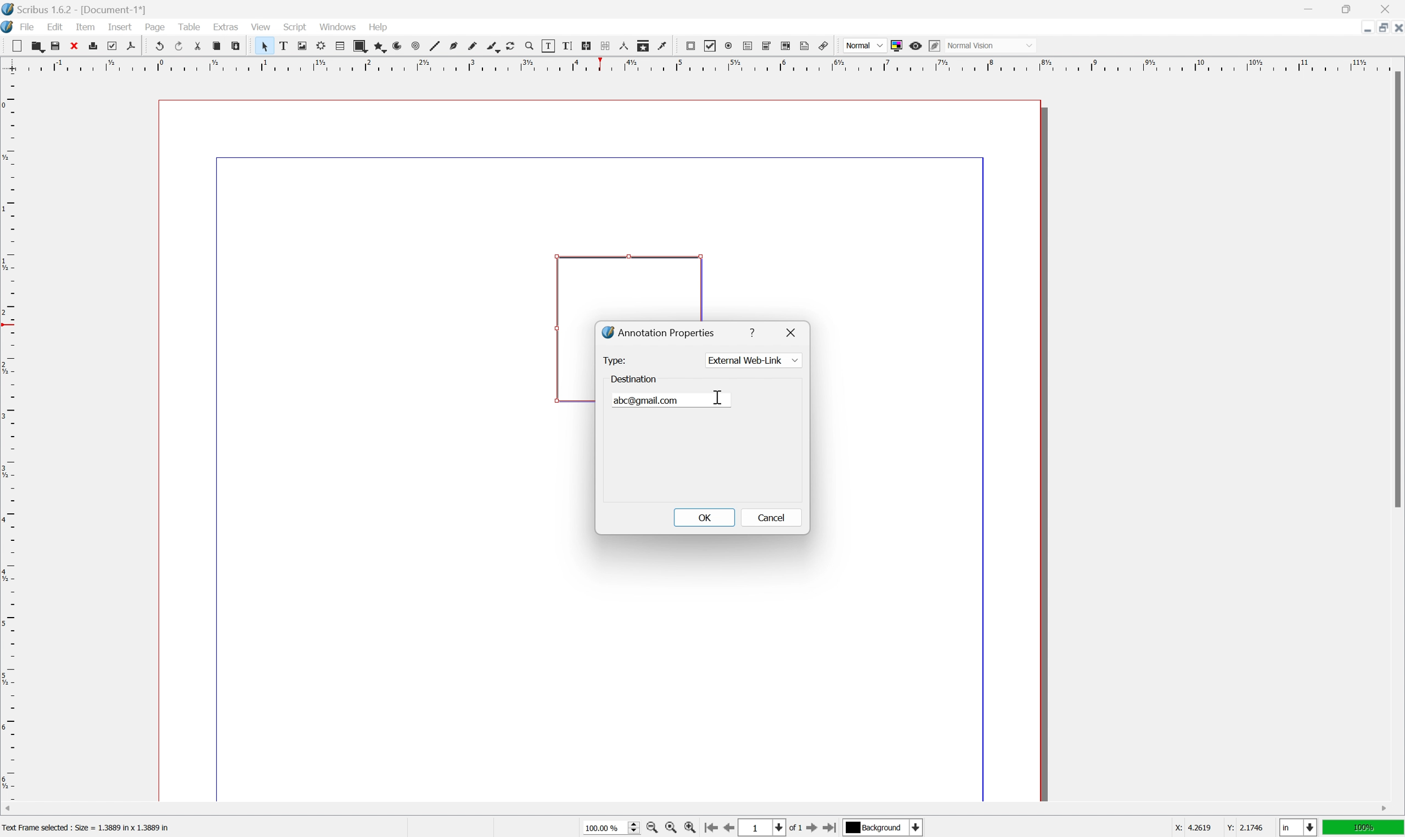  I want to click on new, so click(16, 46).